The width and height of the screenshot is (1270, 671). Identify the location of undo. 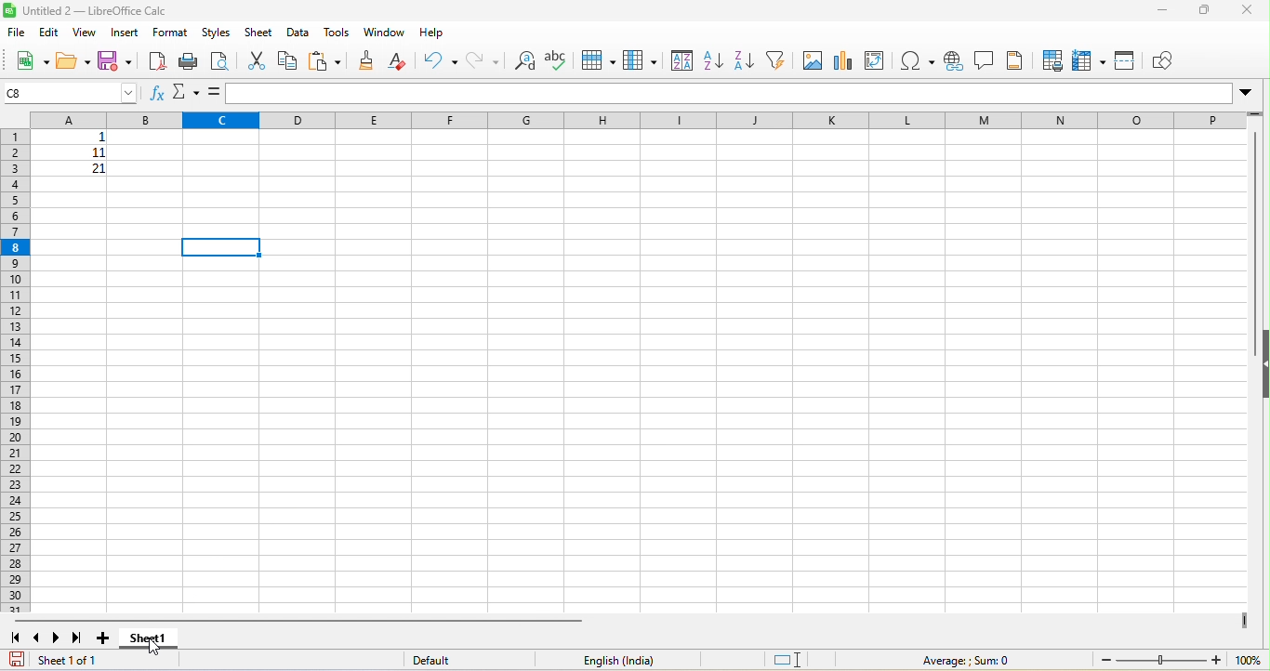
(441, 61).